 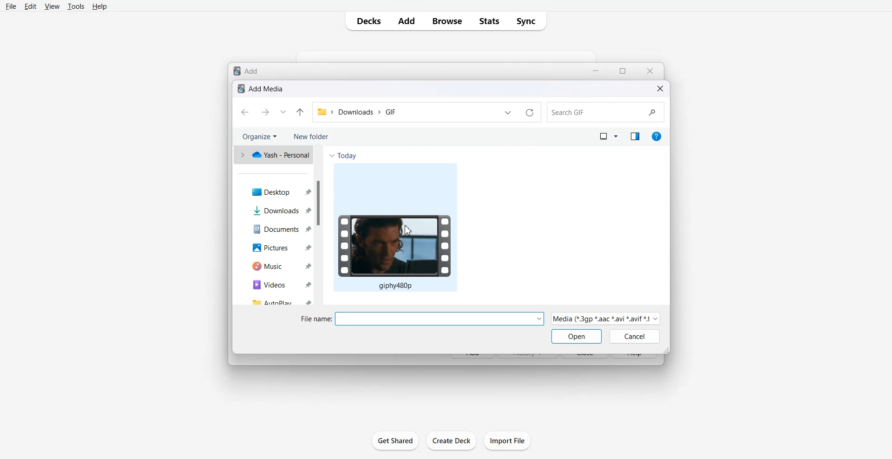 What do you see at coordinates (318, 224) in the screenshot?
I see `Vertical scroll bar` at bounding box center [318, 224].